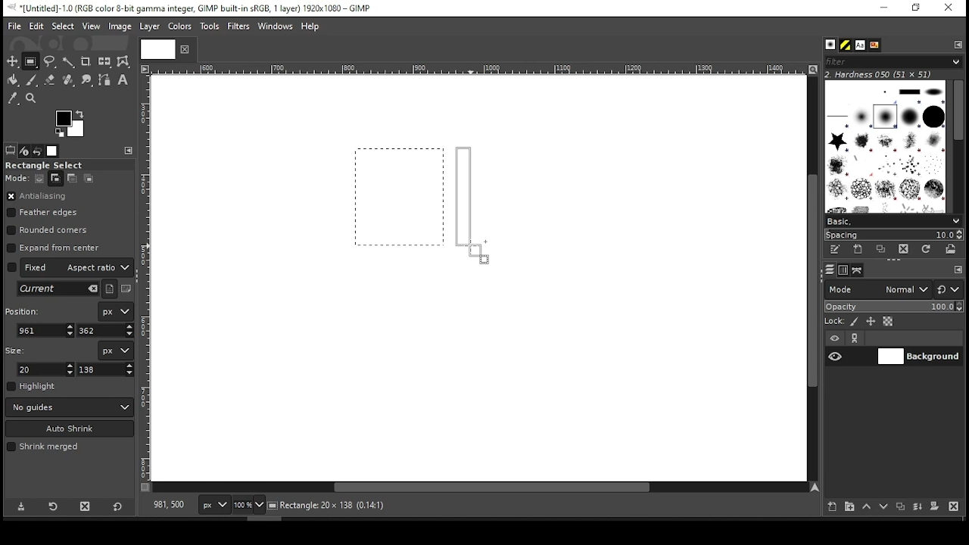 Image resolution: width=969 pixels, height=545 pixels. Describe the element at coordinates (130, 151) in the screenshot. I see `configure this tab` at that location.